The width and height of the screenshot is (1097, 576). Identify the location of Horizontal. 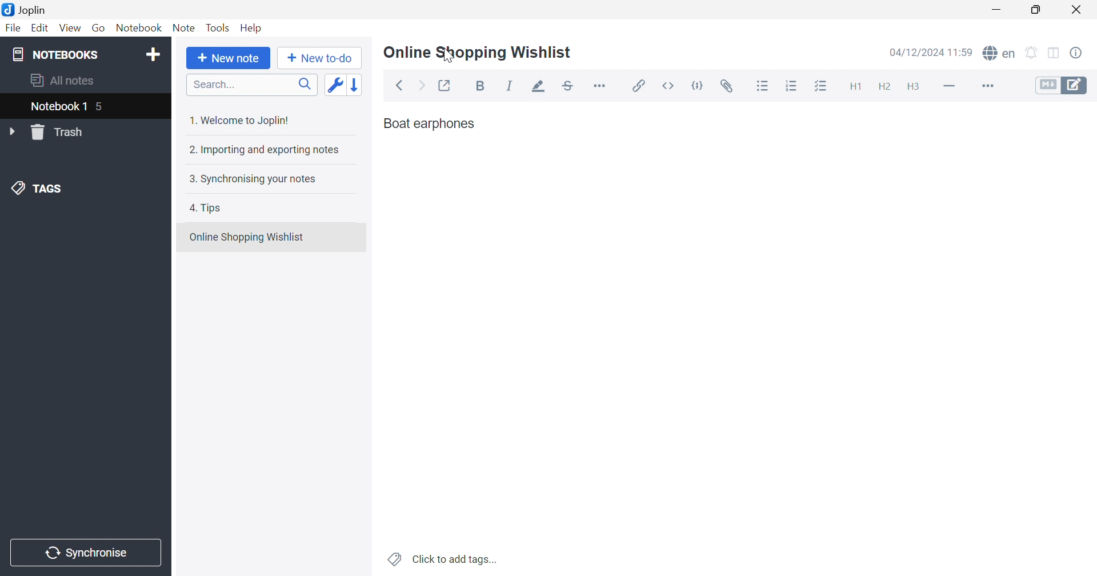
(602, 87).